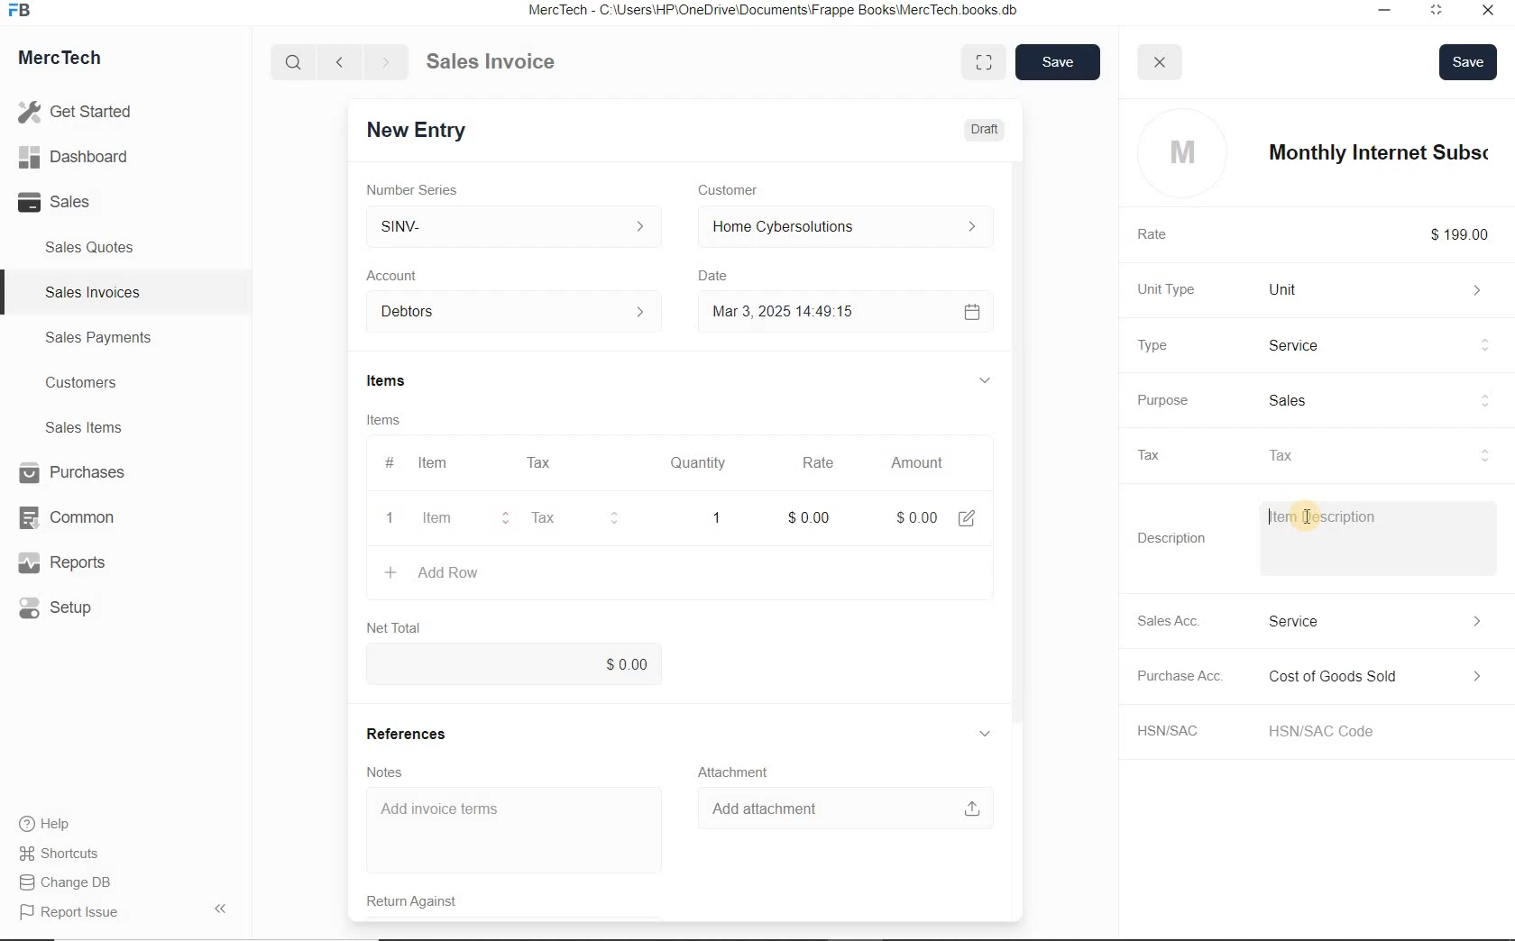  I want to click on Items, so click(401, 382).